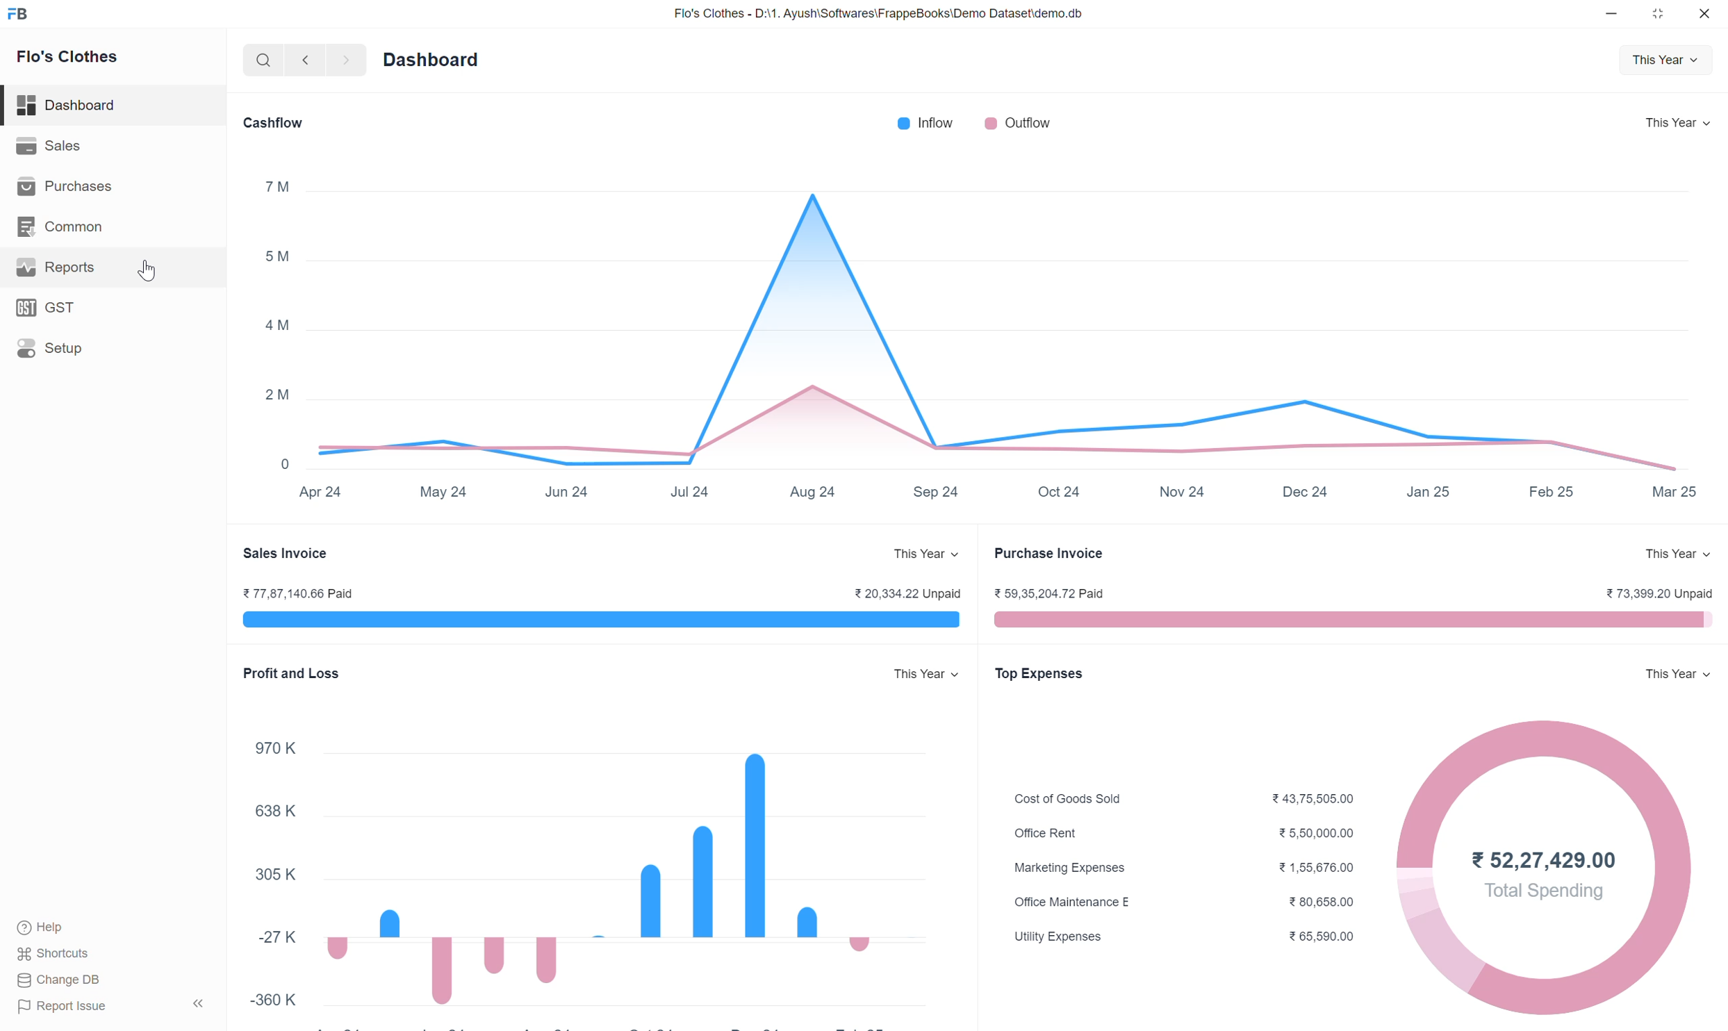 The image size is (1728, 1031). I want to click on Pie chart, so click(1555, 868).